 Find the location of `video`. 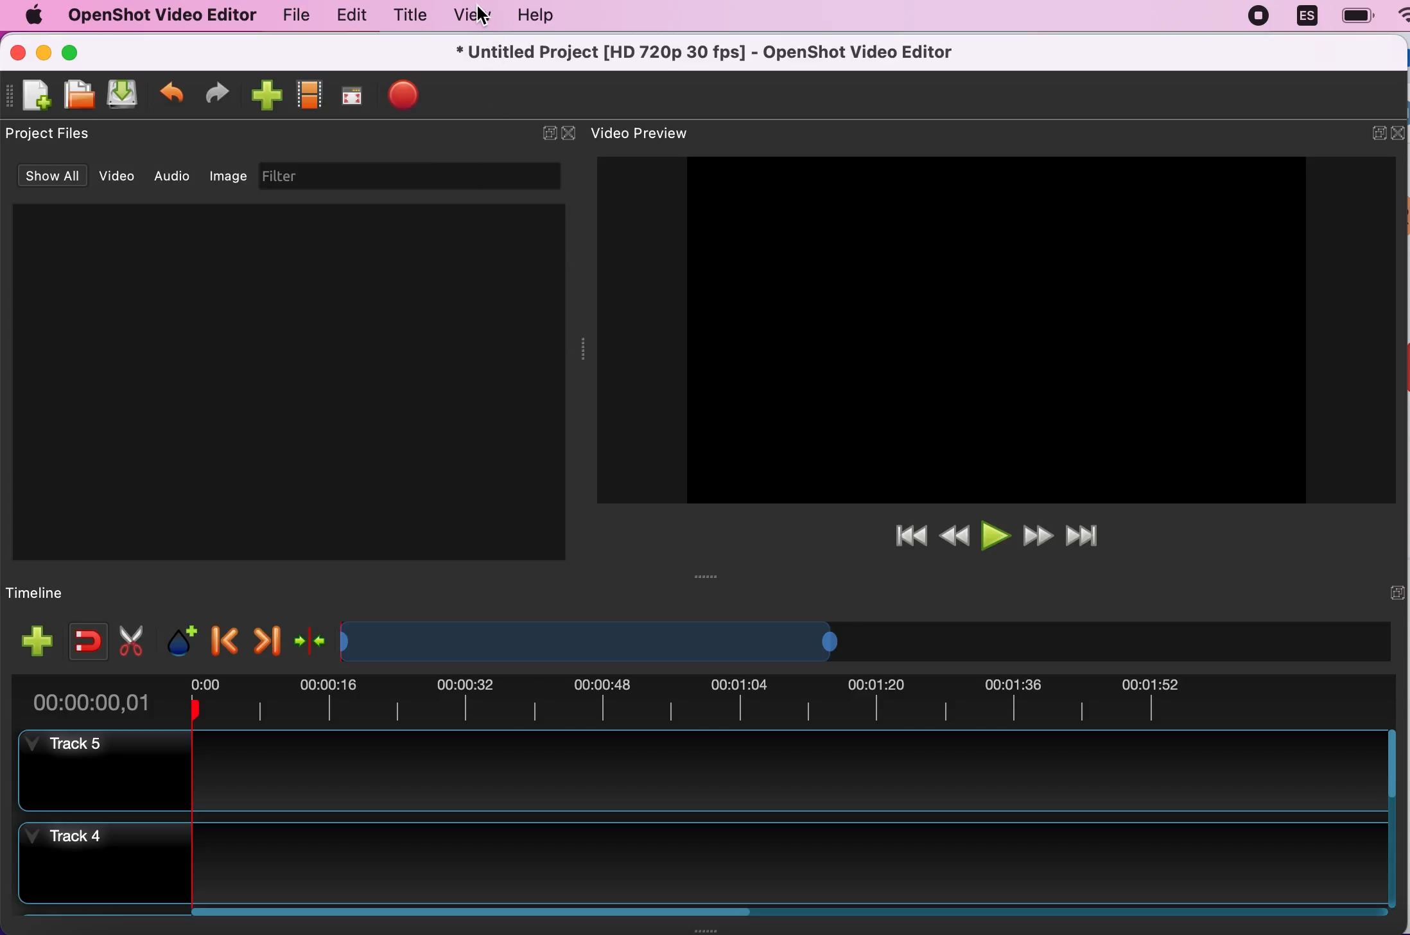

video is located at coordinates (118, 174).